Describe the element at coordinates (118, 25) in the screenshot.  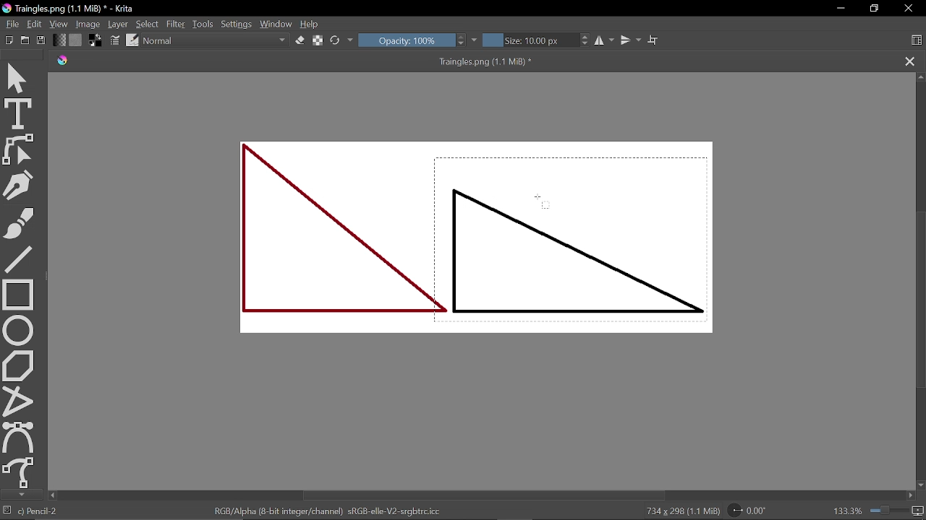
I see `Layer` at that location.